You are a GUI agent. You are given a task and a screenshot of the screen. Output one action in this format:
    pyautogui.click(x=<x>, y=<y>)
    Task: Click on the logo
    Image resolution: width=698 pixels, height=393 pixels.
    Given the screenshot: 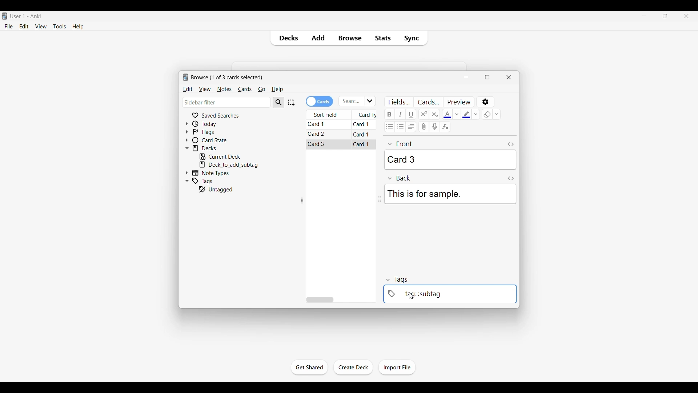 What is the action you would take?
    pyautogui.click(x=185, y=78)
    